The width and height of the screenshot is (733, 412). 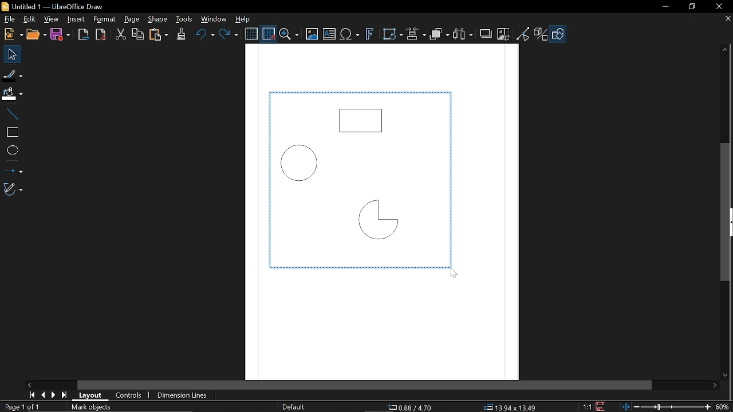 What do you see at coordinates (204, 35) in the screenshot?
I see `Undo` at bounding box center [204, 35].